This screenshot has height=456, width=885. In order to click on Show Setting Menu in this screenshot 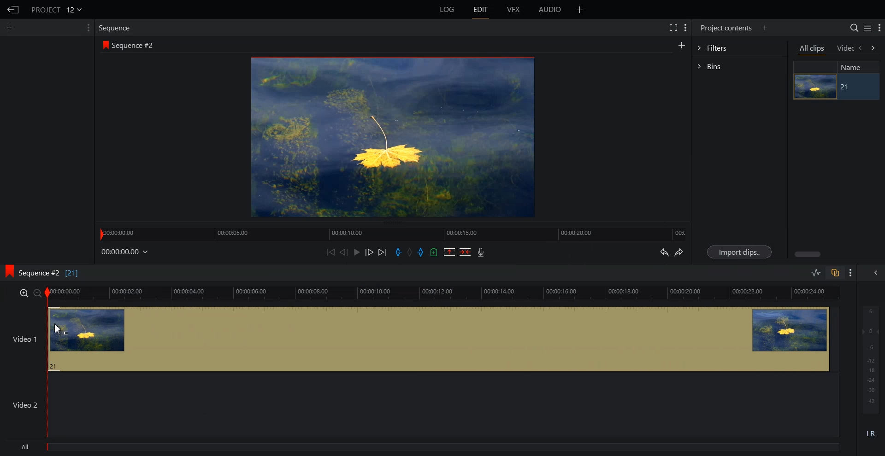, I will do `click(879, 28)`.